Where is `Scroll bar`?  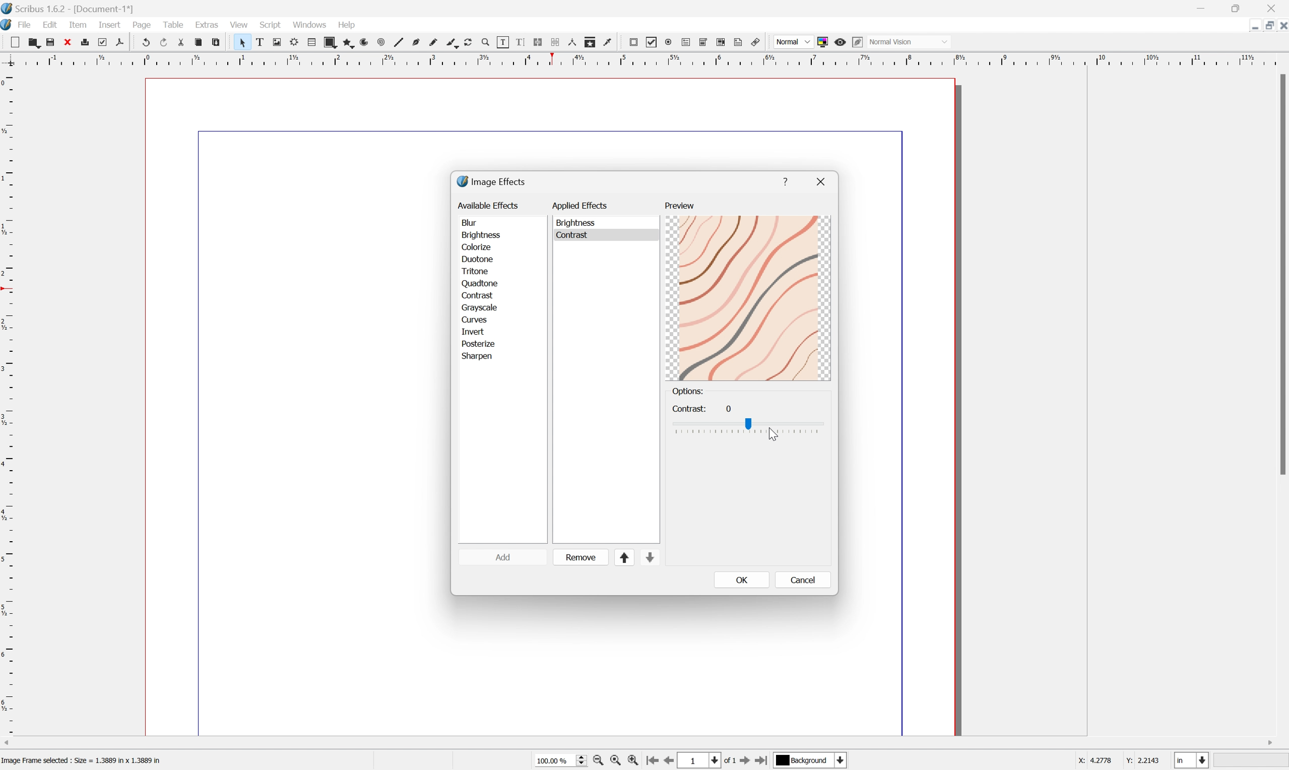 Scroll bar is located at coordinates (1281, 274).